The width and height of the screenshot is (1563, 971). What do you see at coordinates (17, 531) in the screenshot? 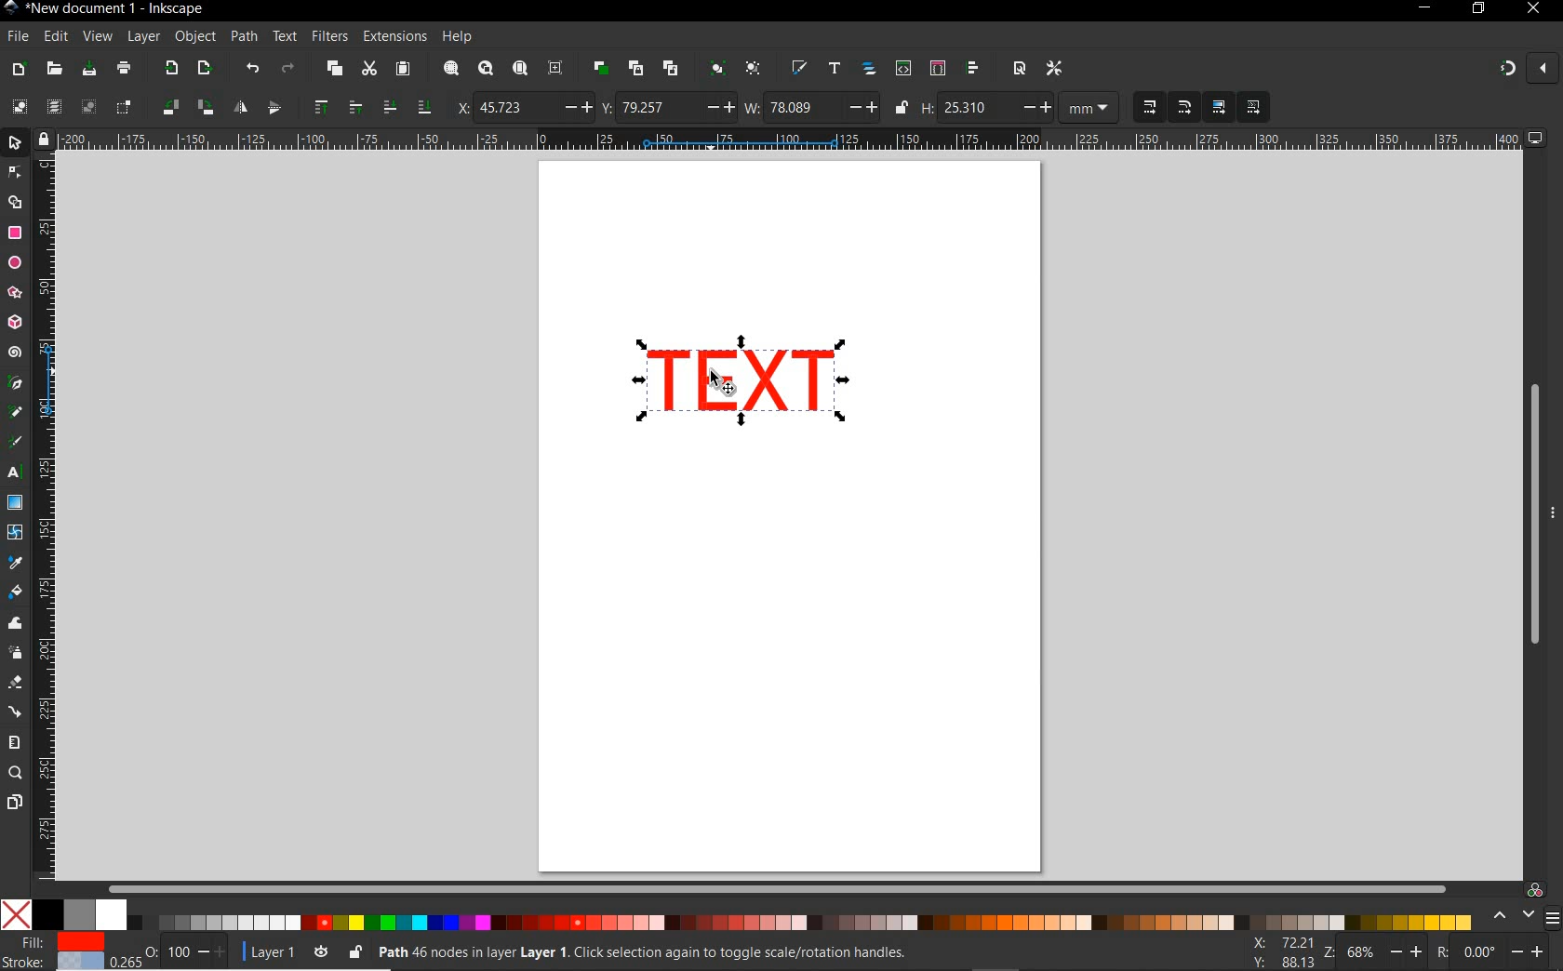
I see `MESH TOOL` at bounding box center [17, 531].